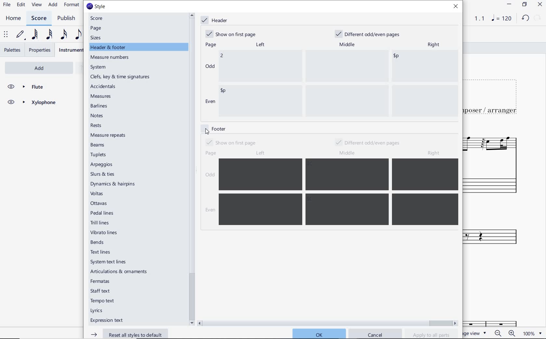 The width and height of the screenshot is (546, 339). Describe the element at coordinates (101, 291) in the screenshot. I see `staff text` at that location.